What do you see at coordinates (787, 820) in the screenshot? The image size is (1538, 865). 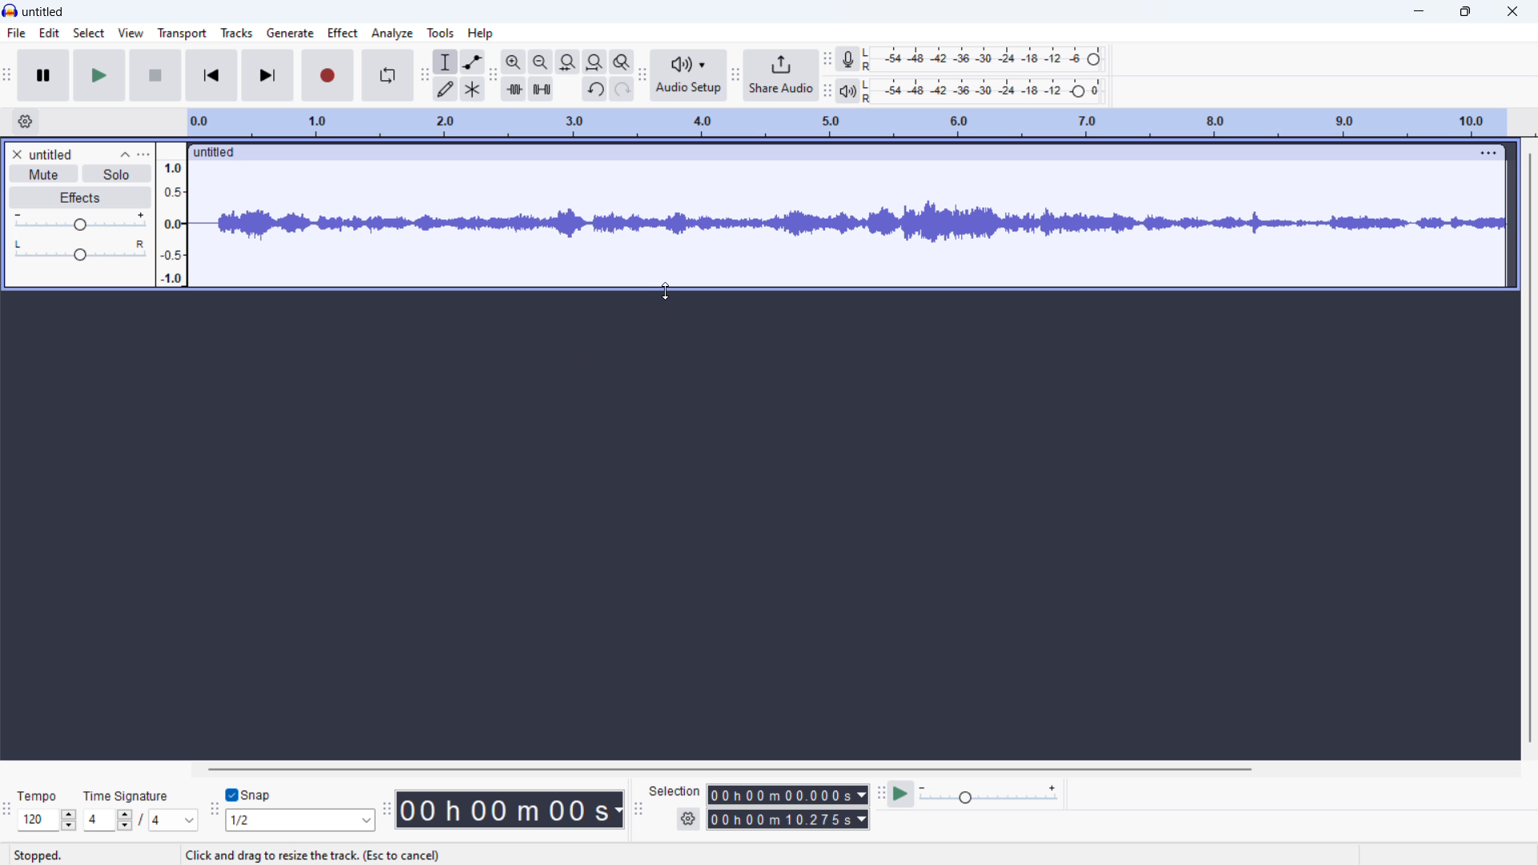 I see `end time` at bounding box center [787, 820].